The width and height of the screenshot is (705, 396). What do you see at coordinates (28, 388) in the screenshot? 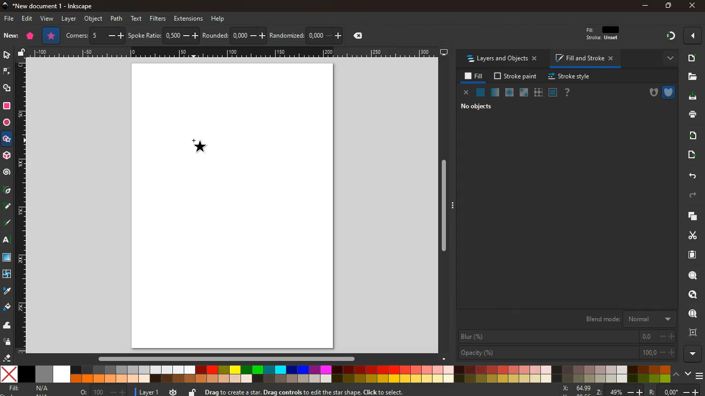
I see `fill` at bounding box center [28, 388].